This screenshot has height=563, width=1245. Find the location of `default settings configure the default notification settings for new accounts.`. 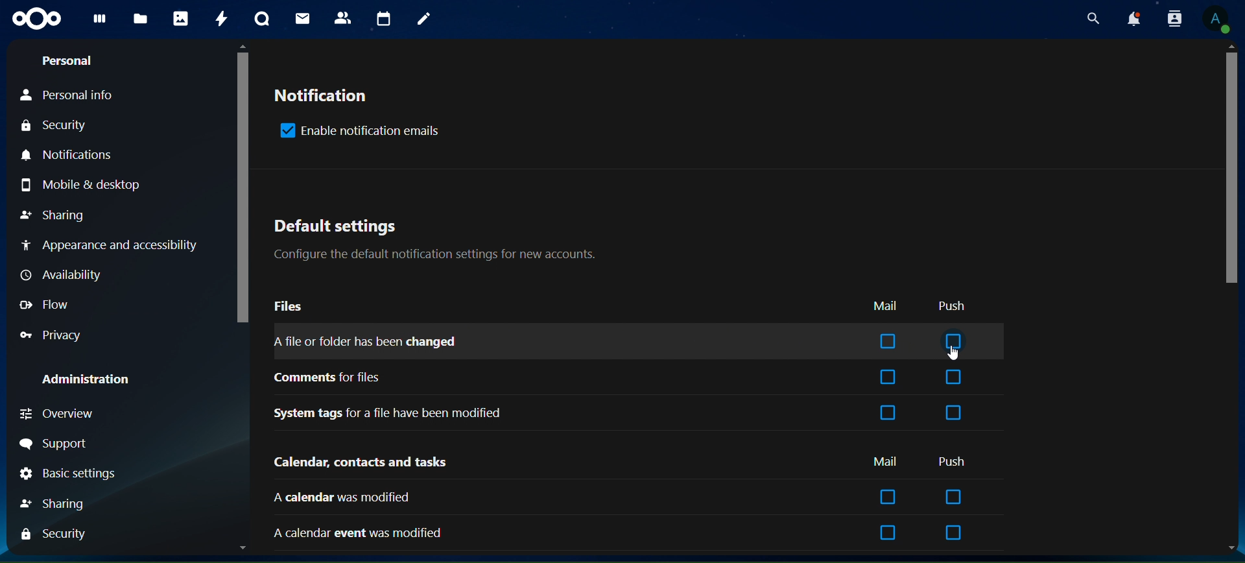

default settings configure the default notification settings for new accounts. is located at coordinates (444, 241).